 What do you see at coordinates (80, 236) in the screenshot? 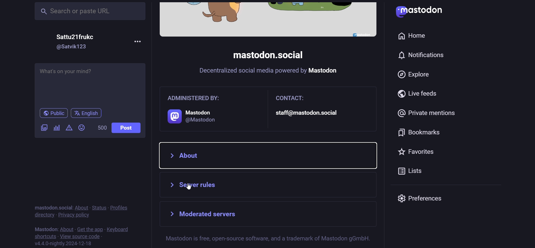
I see `view source code` at bounding box center [80, 236].